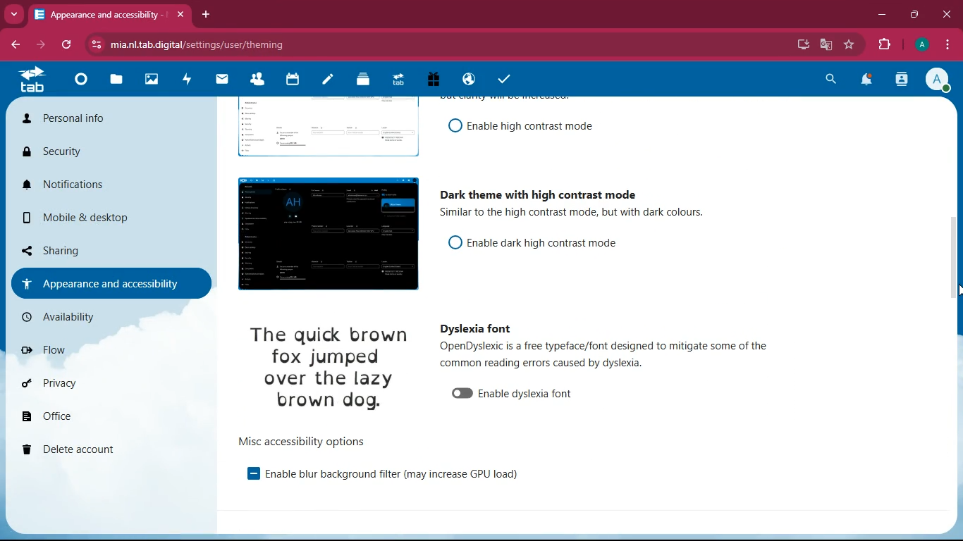 This screenshot has width=963, height=541. Describe the element at coordinates (258, 82) in the screenshot. I see `friends` at that location.